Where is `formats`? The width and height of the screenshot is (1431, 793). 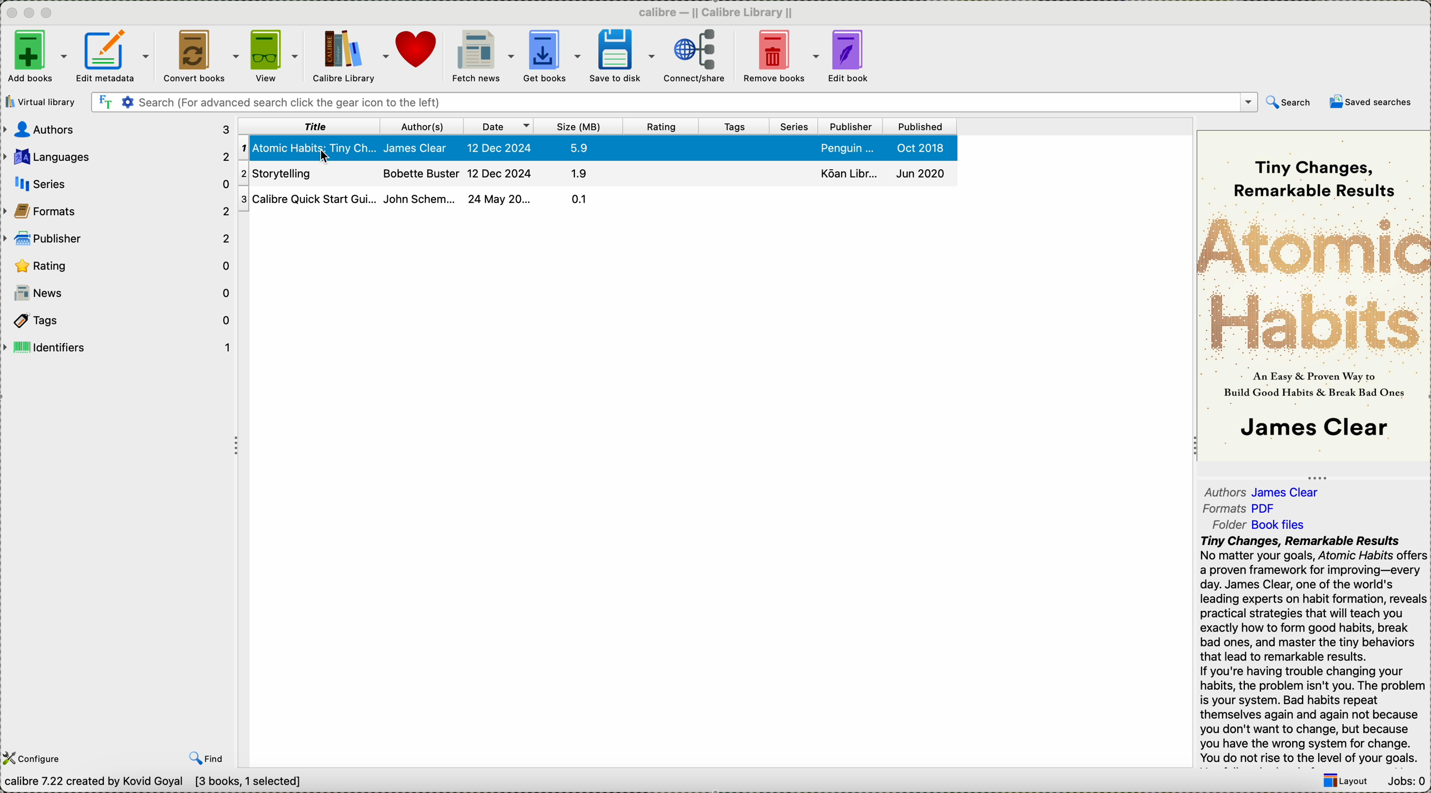
formats is located at coordinates (118, 210).